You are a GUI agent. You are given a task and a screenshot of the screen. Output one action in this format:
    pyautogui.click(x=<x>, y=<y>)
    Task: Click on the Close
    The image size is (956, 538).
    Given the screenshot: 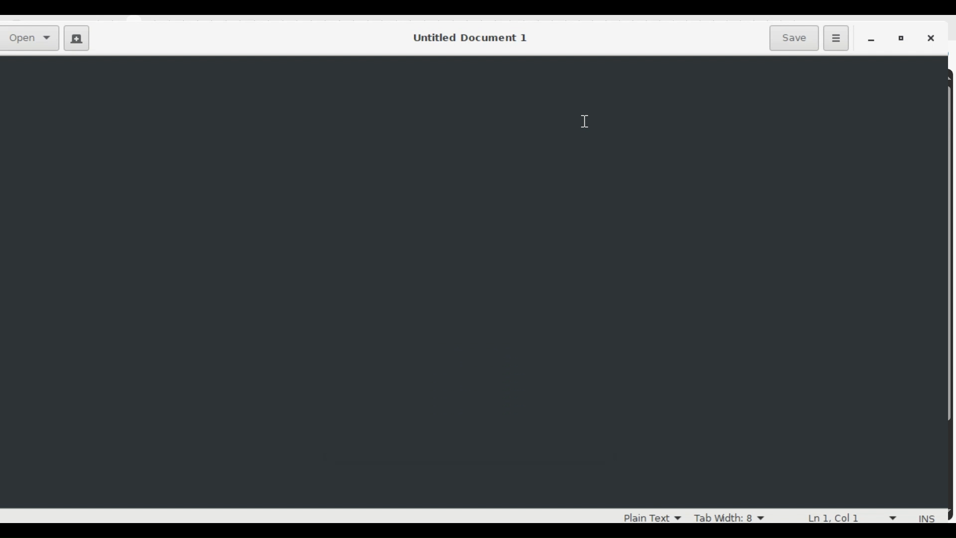 What is the action you would take?
    pyautogui.click(x=934, y=39)
    